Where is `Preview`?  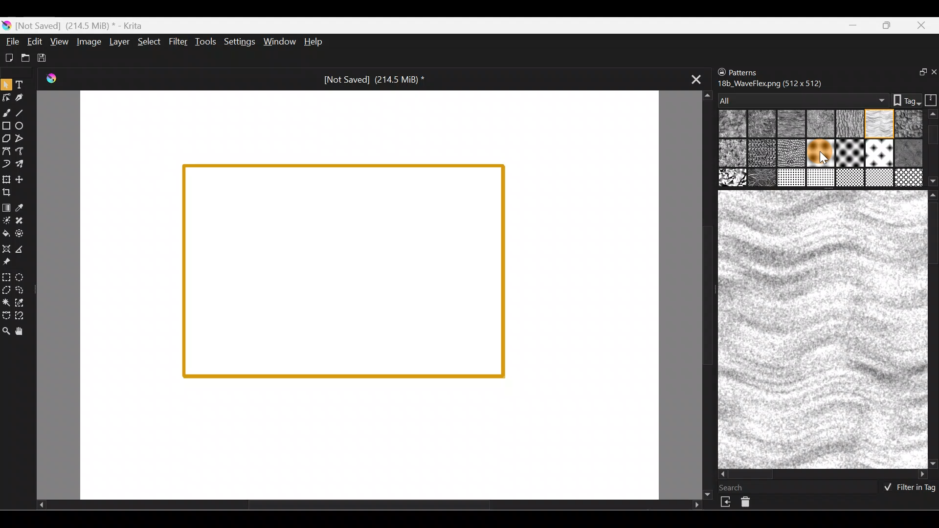
Preview is located at coordinates (821, 329).